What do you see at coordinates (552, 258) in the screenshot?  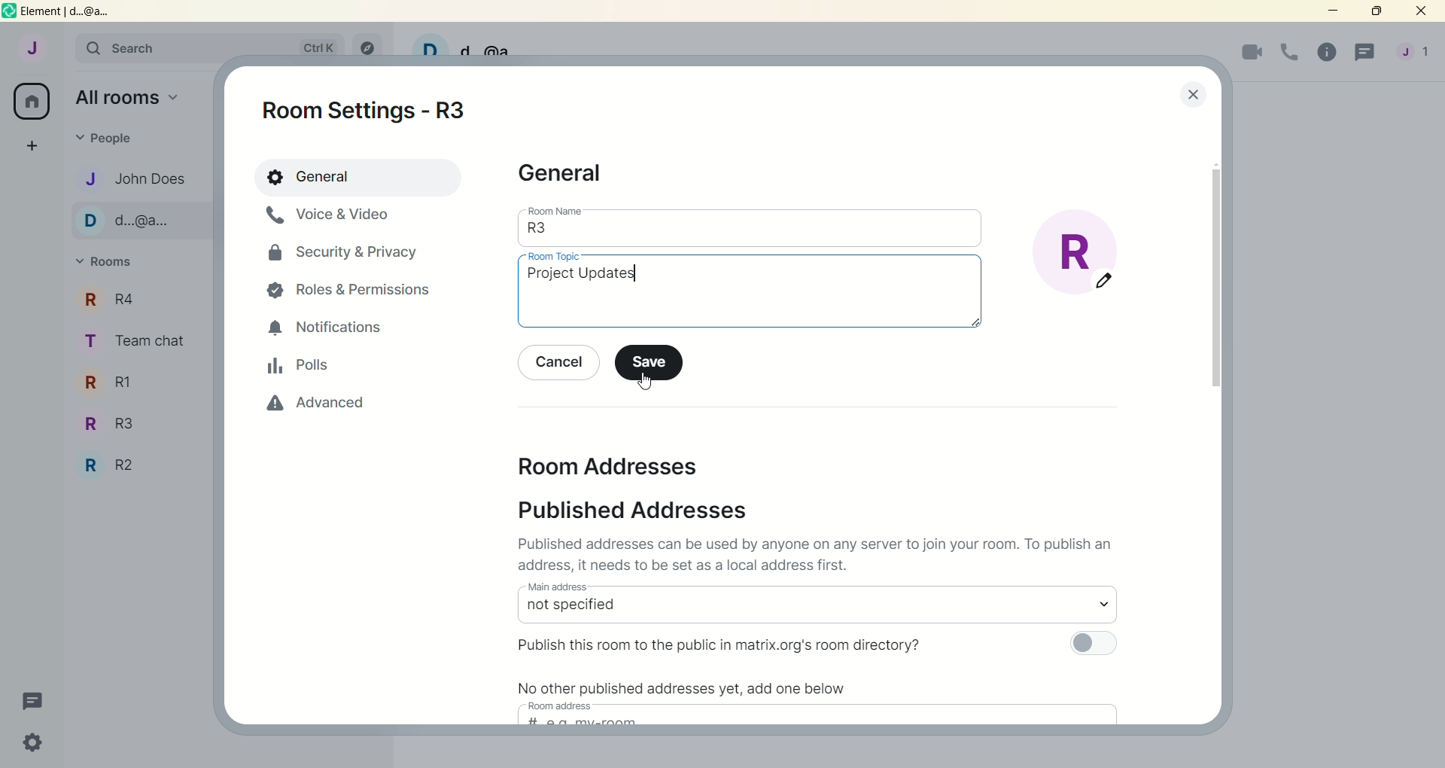 I see `room topic` at bounding box center [552, 258].